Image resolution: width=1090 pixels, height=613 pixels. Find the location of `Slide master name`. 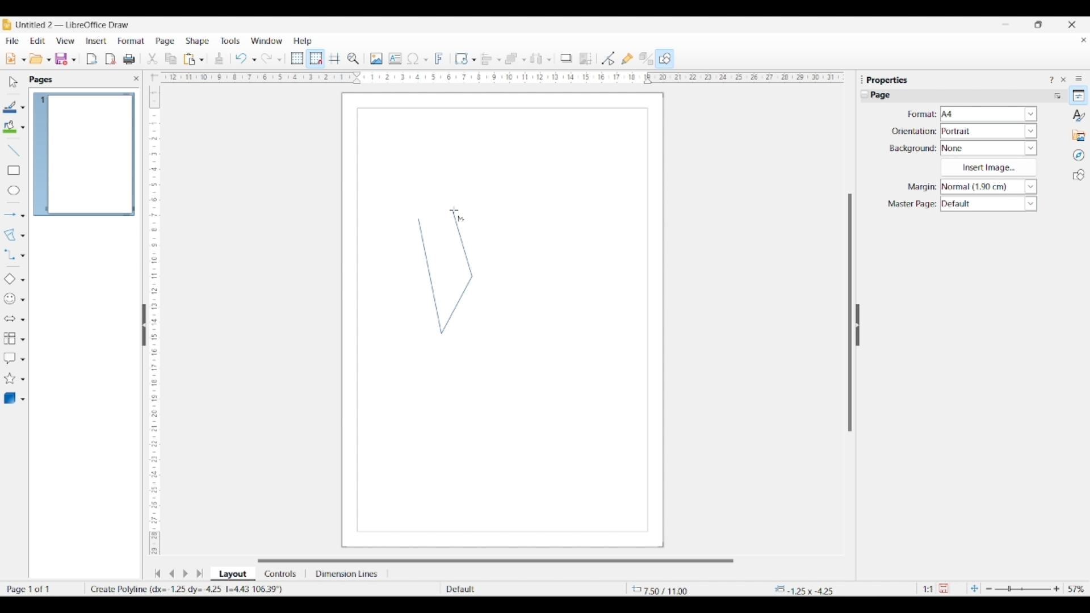

Slide master name is located at coordinates (509, 590).